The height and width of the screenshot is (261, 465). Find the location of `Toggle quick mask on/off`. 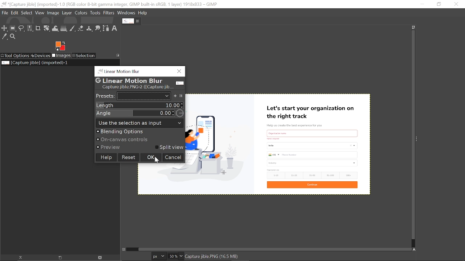

Toggle quick mask on/off is located at coordinates (123, 249).